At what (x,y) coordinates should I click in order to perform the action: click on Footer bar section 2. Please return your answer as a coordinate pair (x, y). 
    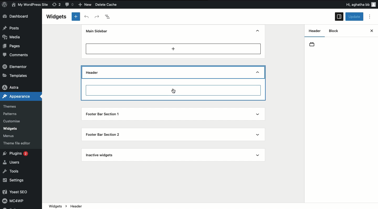
    Looking at the image, I should click on (103, 134).